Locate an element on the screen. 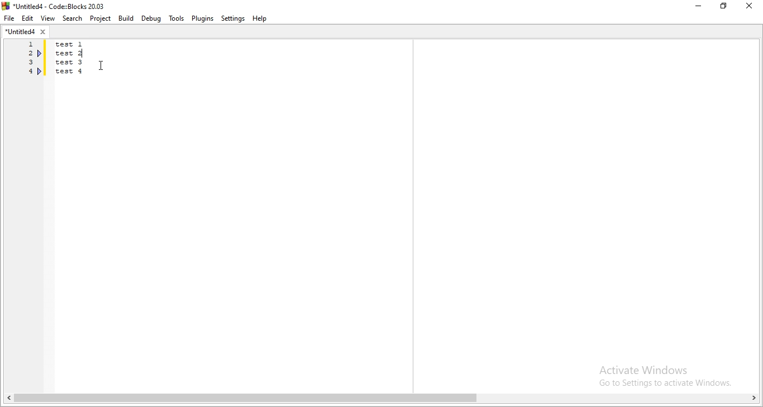 The width and height of the screenshot is (763, 407). Plugins  is located at coordinates (203, 18).